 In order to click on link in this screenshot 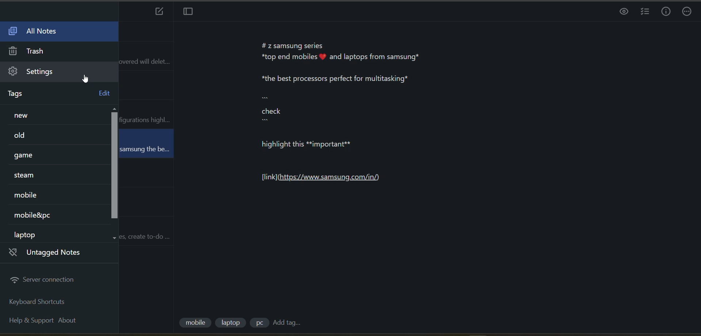, I will do `click(327, 180)`.